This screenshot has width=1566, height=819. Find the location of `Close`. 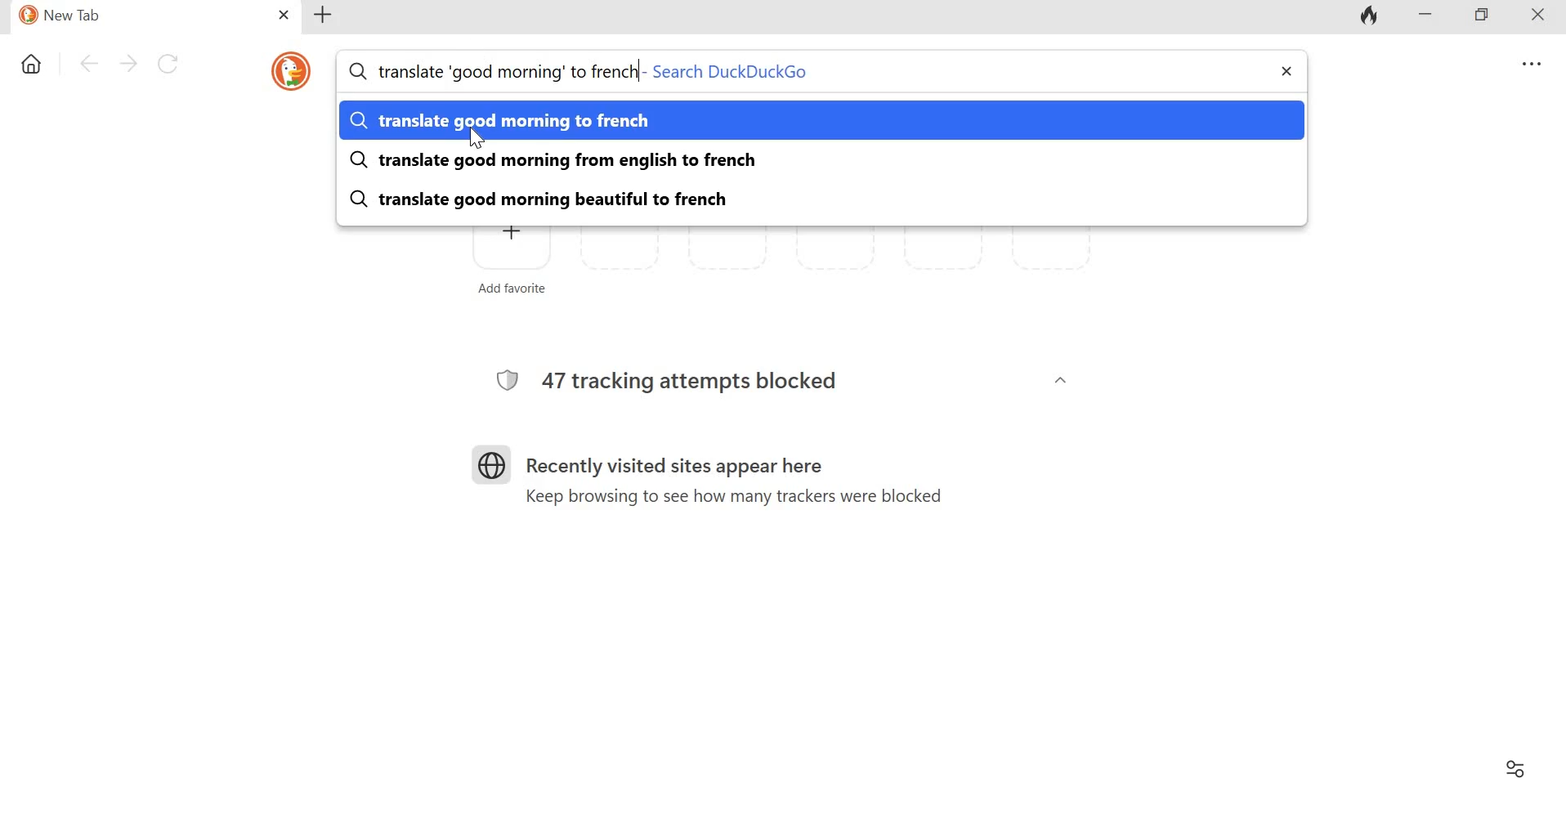

Close is located at coordinates (1542, 19).